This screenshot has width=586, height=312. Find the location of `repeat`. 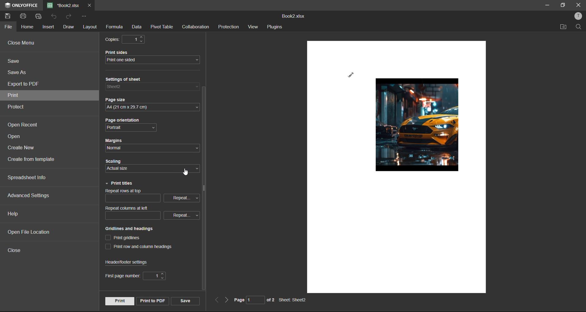

repeat is located at coordinates (181, 197).